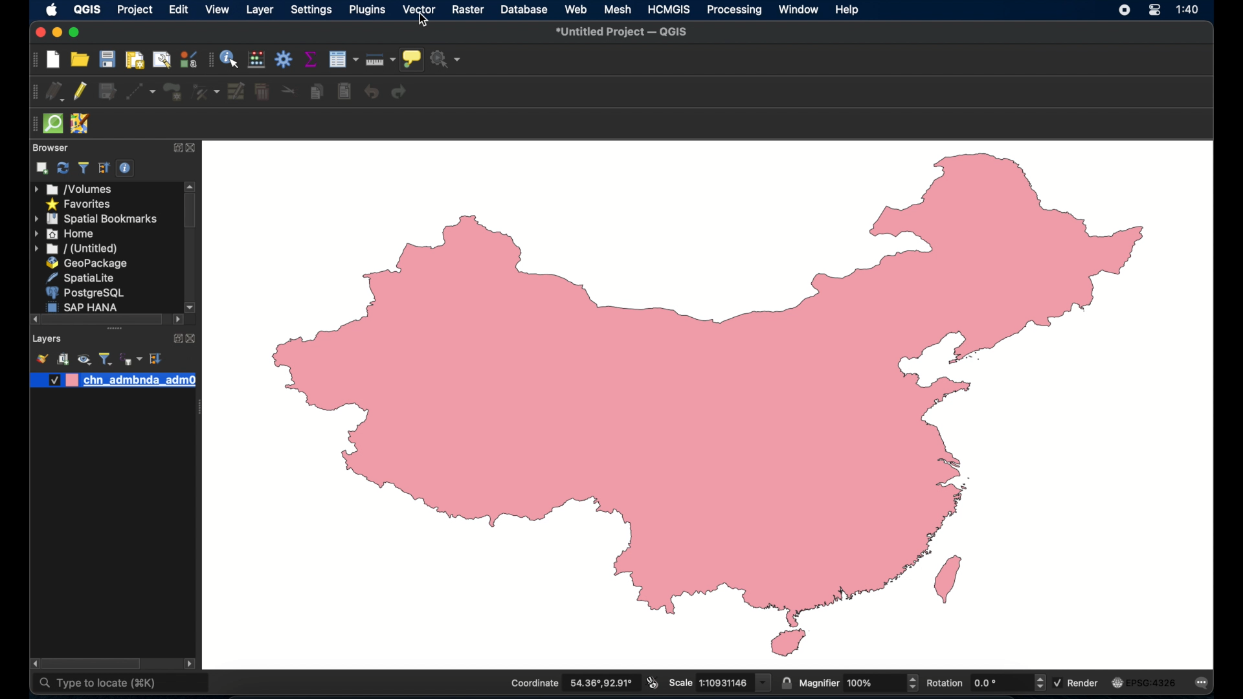  I want to click on drag handles, so click(117, 330).